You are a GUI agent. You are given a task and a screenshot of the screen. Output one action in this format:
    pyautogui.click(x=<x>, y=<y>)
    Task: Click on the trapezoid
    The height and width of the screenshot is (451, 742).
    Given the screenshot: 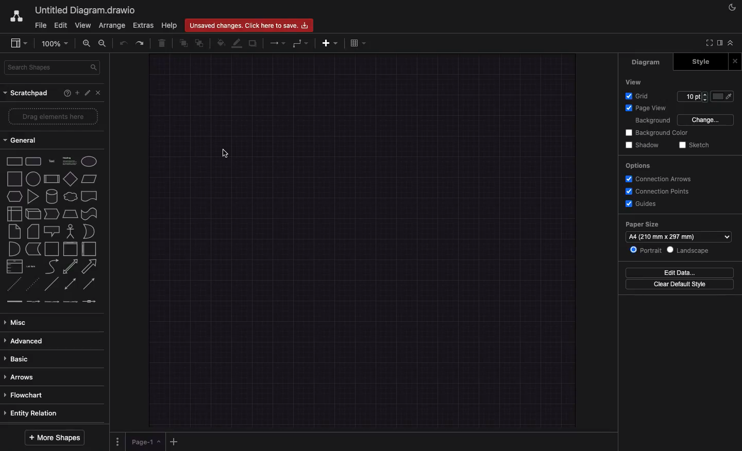 What is the action you would take?
    pyautogui.click(x=71, y=214)
    